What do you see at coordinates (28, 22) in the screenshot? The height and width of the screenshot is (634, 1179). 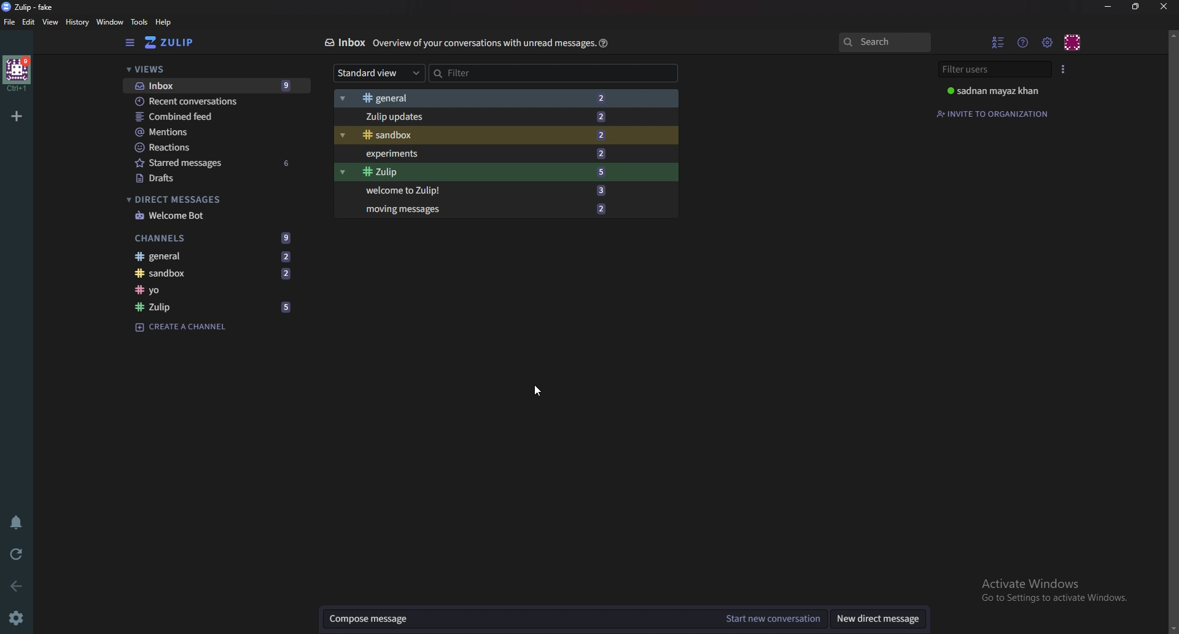 I see `Edit` at bounding box center [28, 22].